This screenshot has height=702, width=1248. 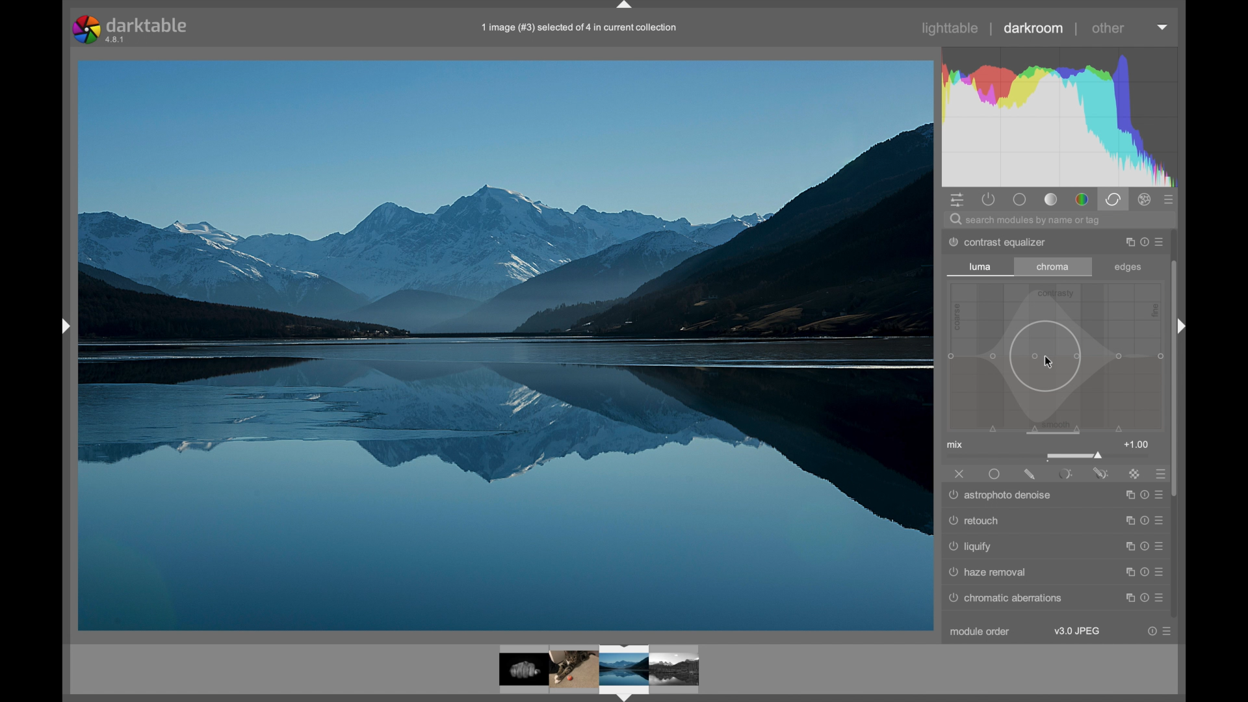 What do you see at coordinates (1077, 631) in the screenshot?
I see `v3.0 jpeg` at bounding box center [1077, 631].